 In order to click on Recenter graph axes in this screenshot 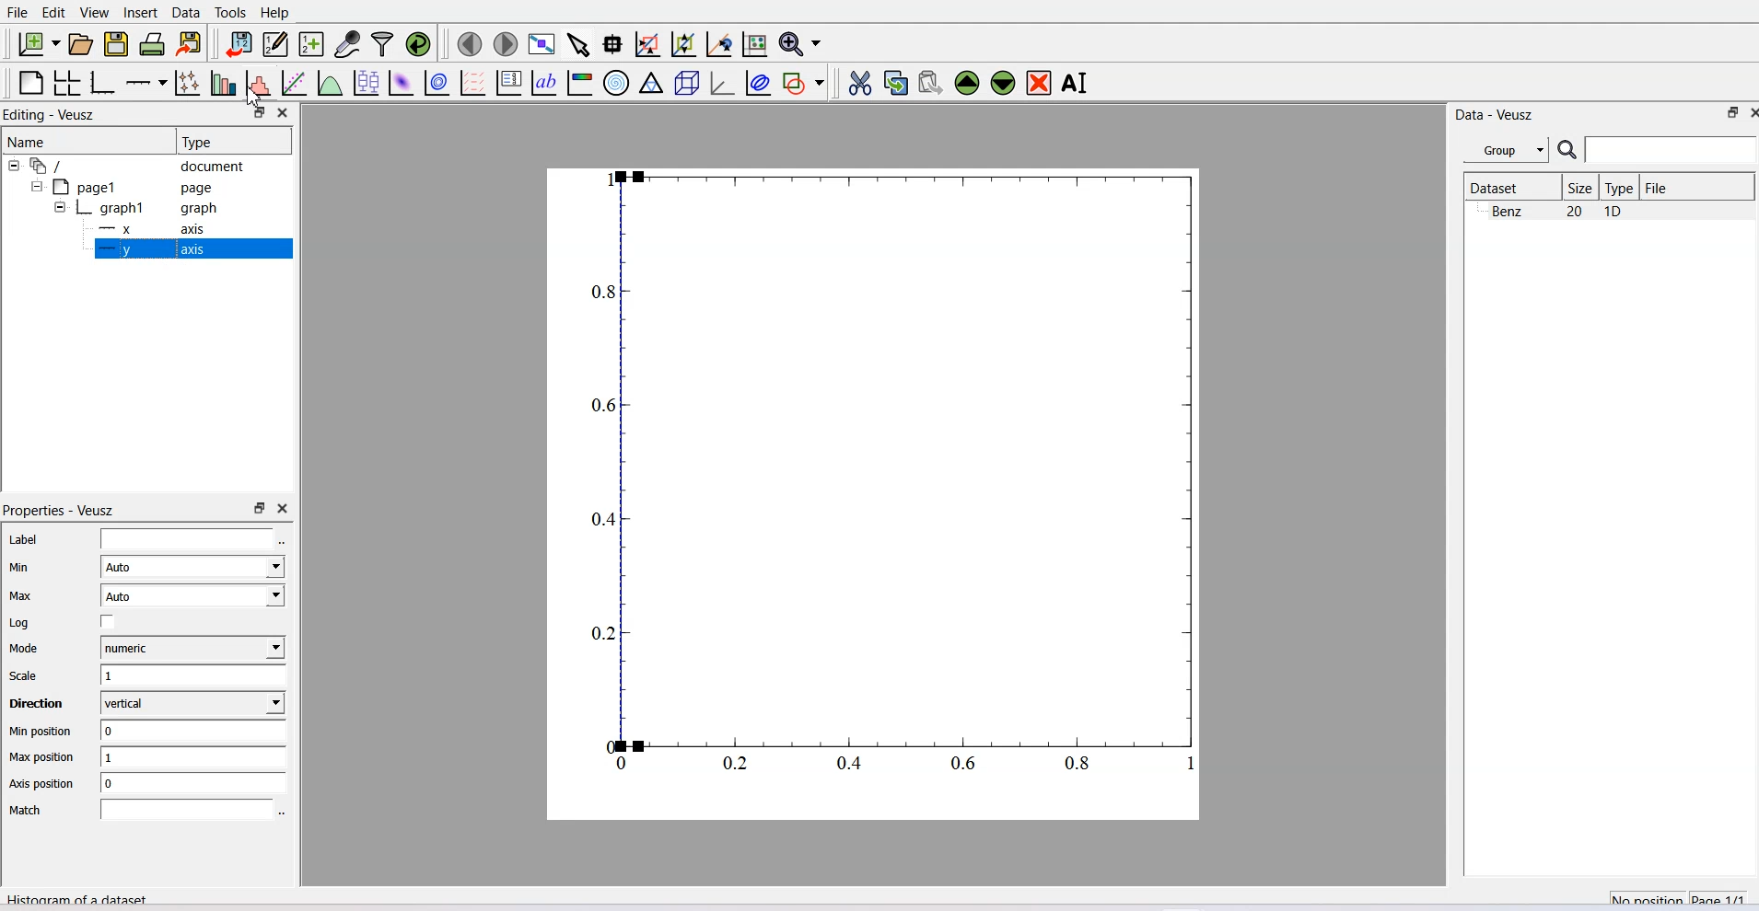, I will do `click(719, 43)`.